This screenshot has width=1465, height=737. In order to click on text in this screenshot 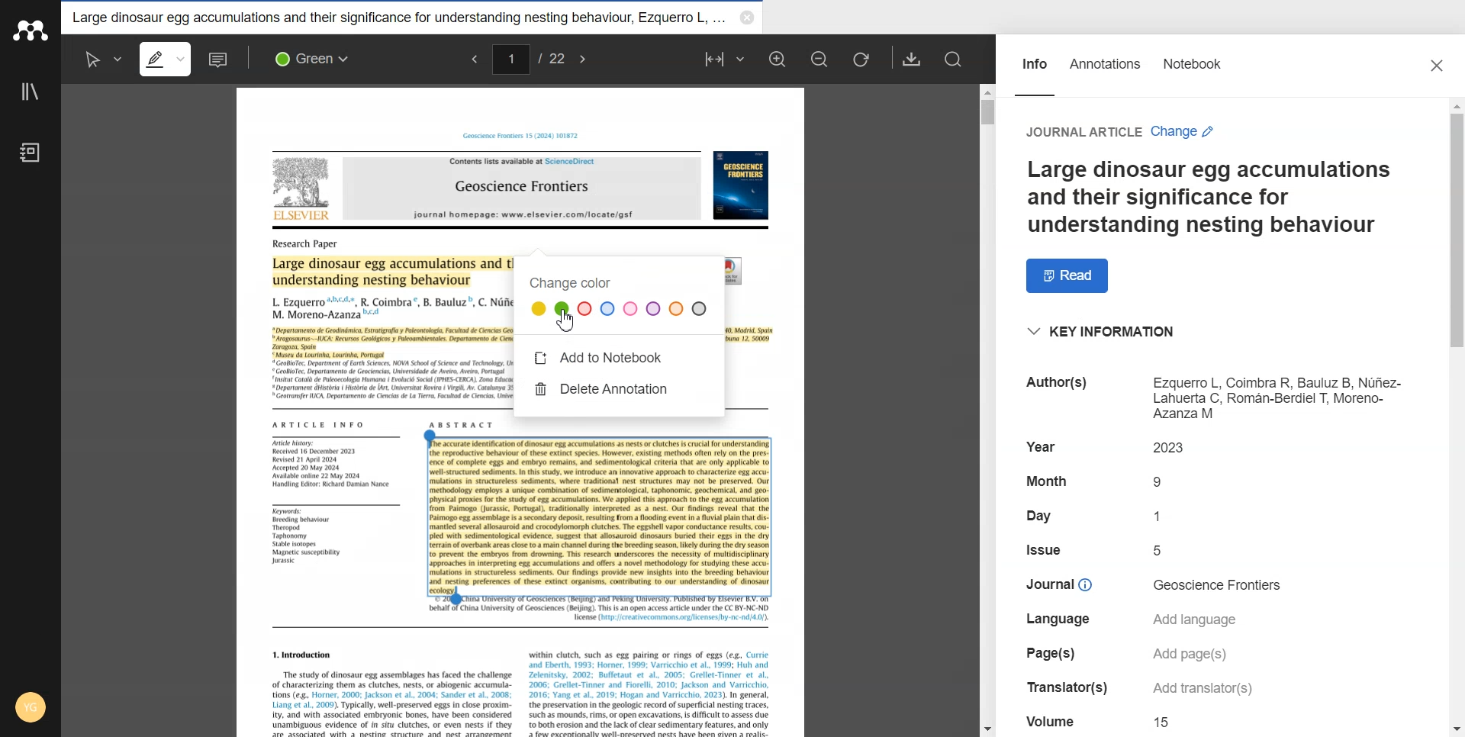, I will do `click(523, 692)`.